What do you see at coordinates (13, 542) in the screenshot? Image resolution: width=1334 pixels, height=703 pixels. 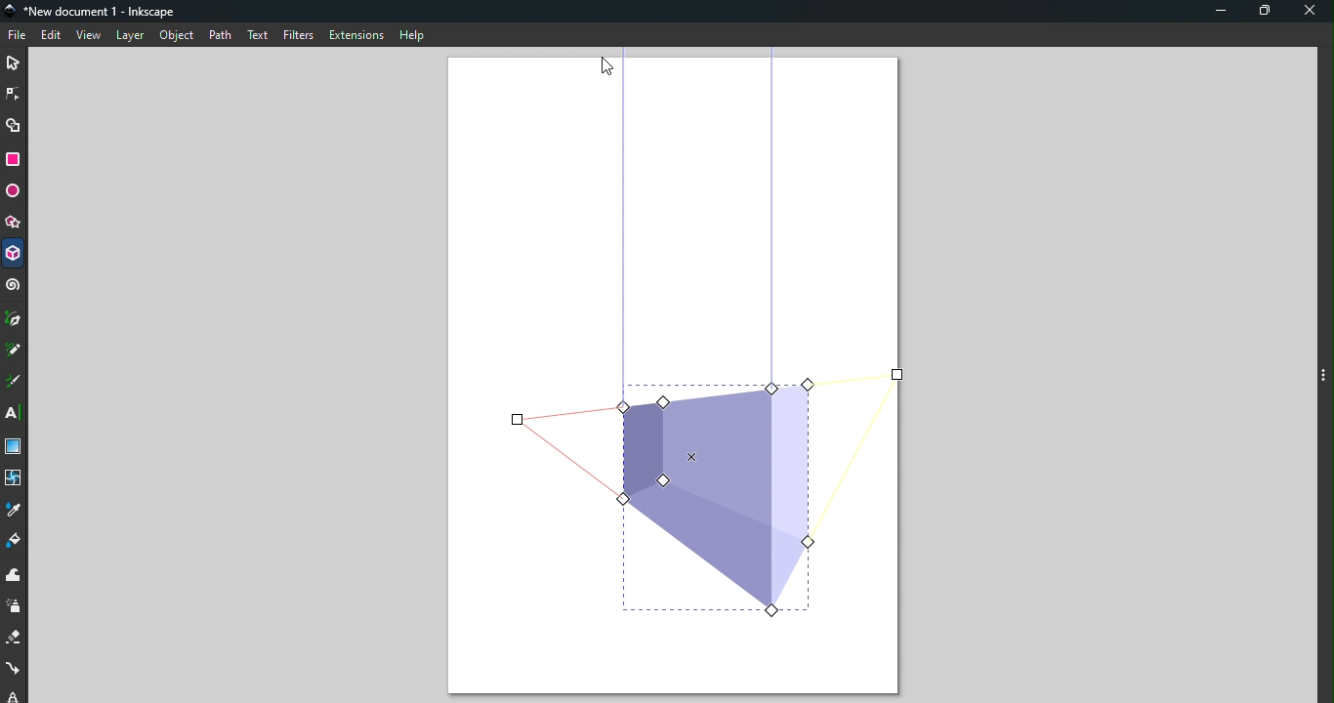 I see `Paint bucket tool` at bounding box center [13, 542].